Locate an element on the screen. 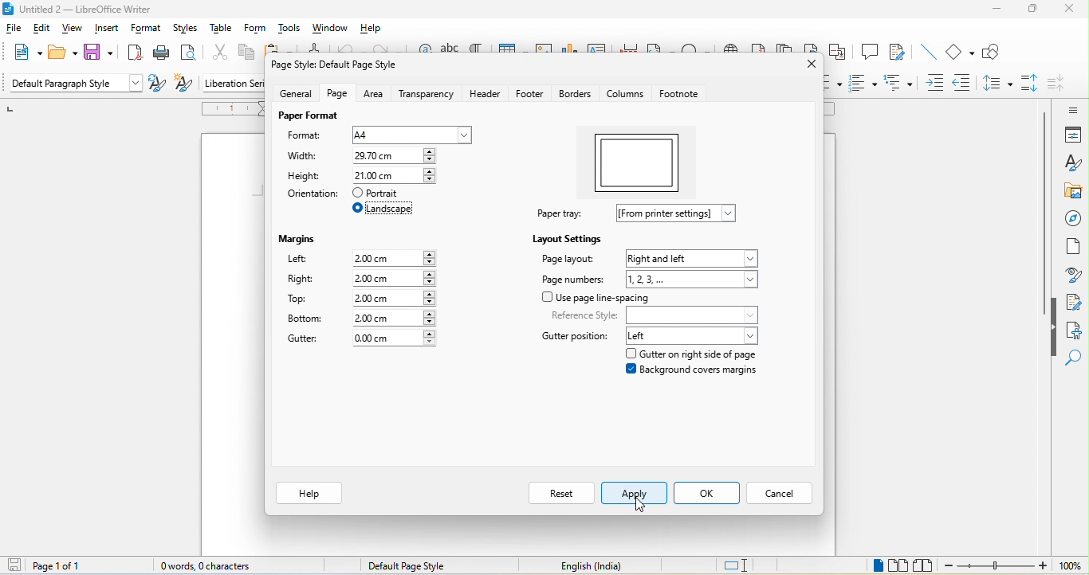  multiple view is located at coordinates (899, 565).